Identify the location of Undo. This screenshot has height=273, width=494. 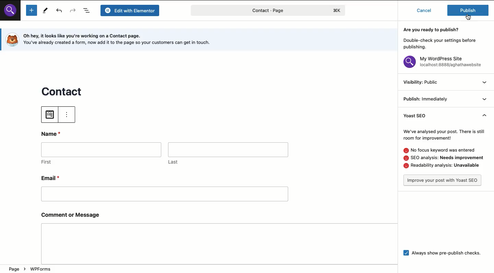
(60, 11).